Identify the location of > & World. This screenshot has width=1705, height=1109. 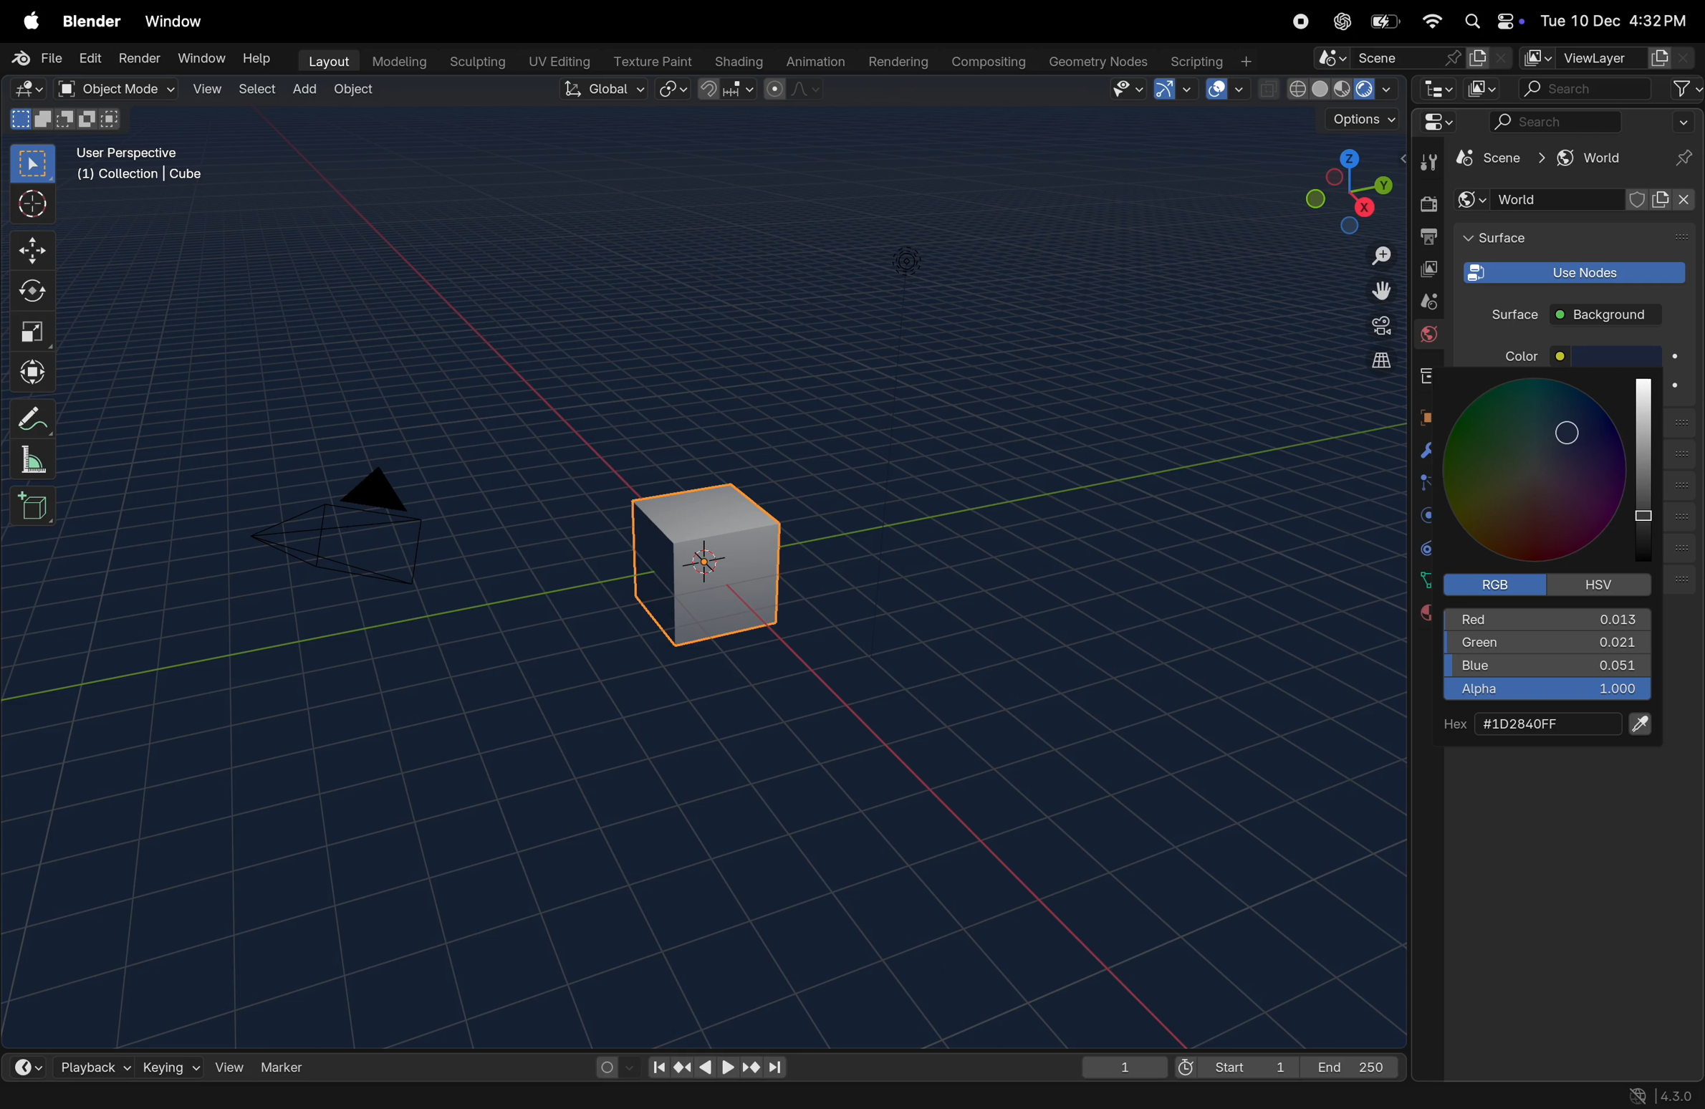
(1585, 159).